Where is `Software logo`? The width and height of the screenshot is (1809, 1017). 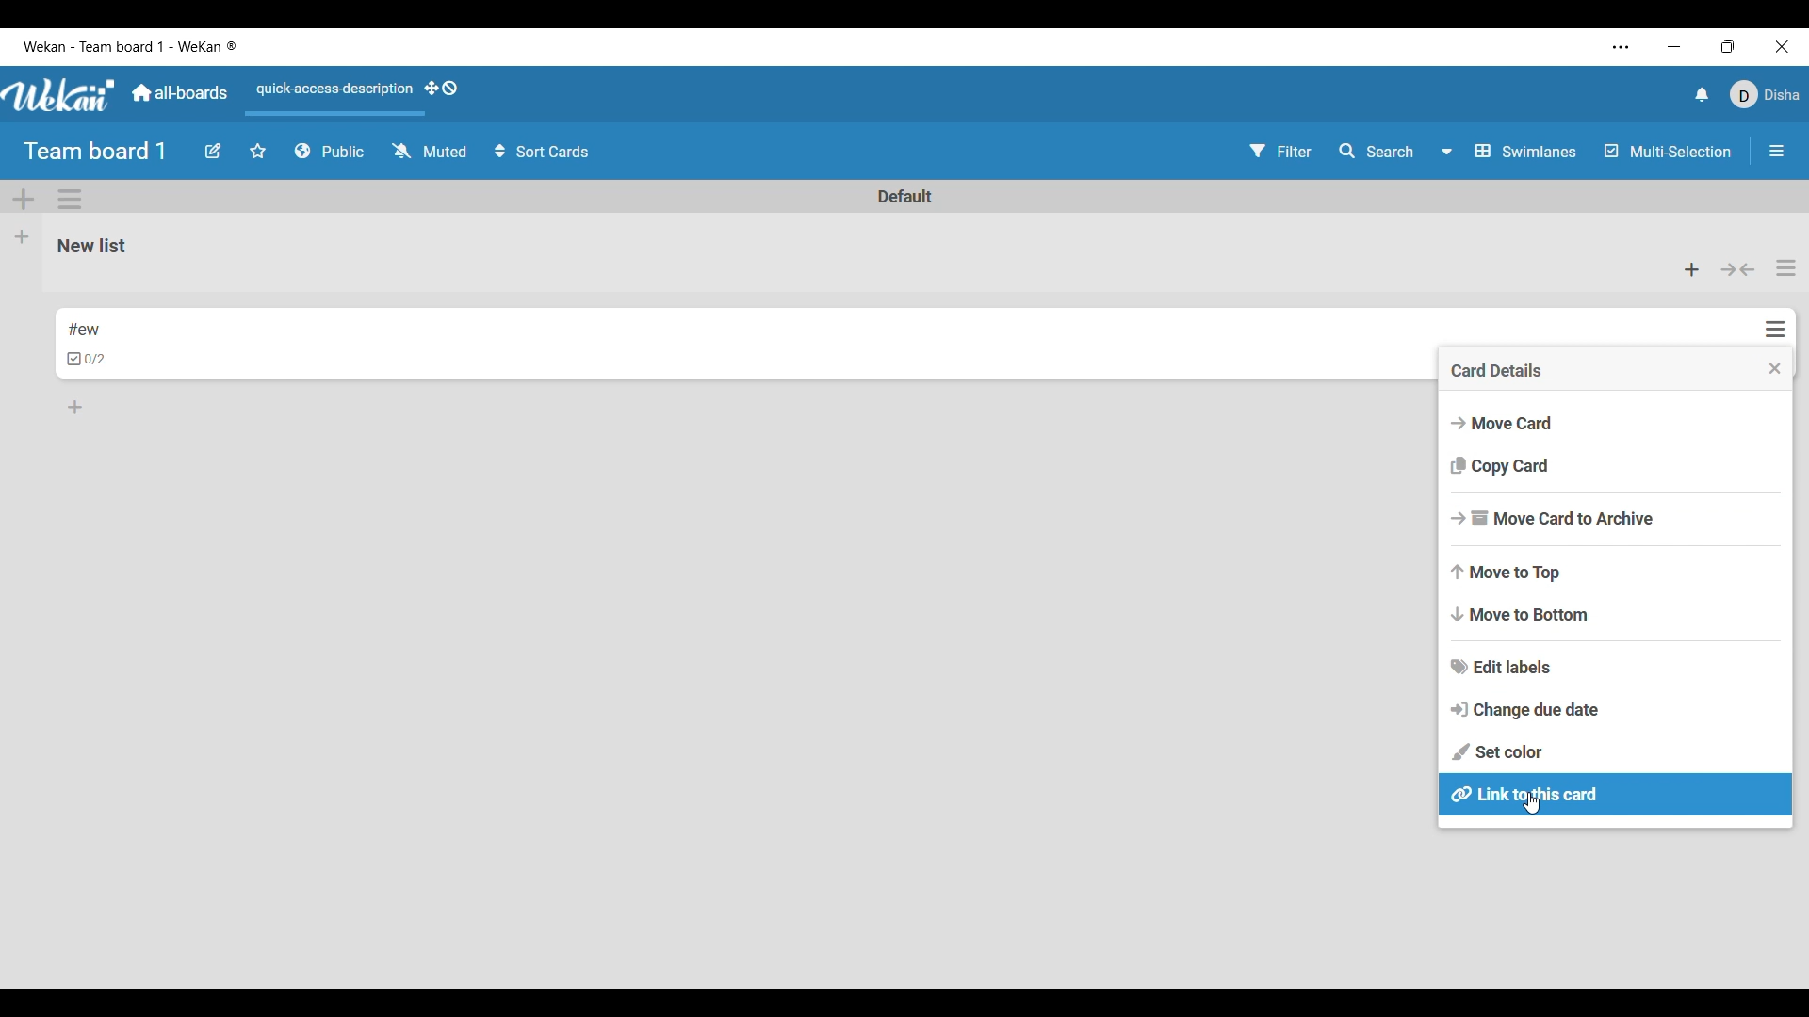 Software logo is located at coordinates (60, 95).